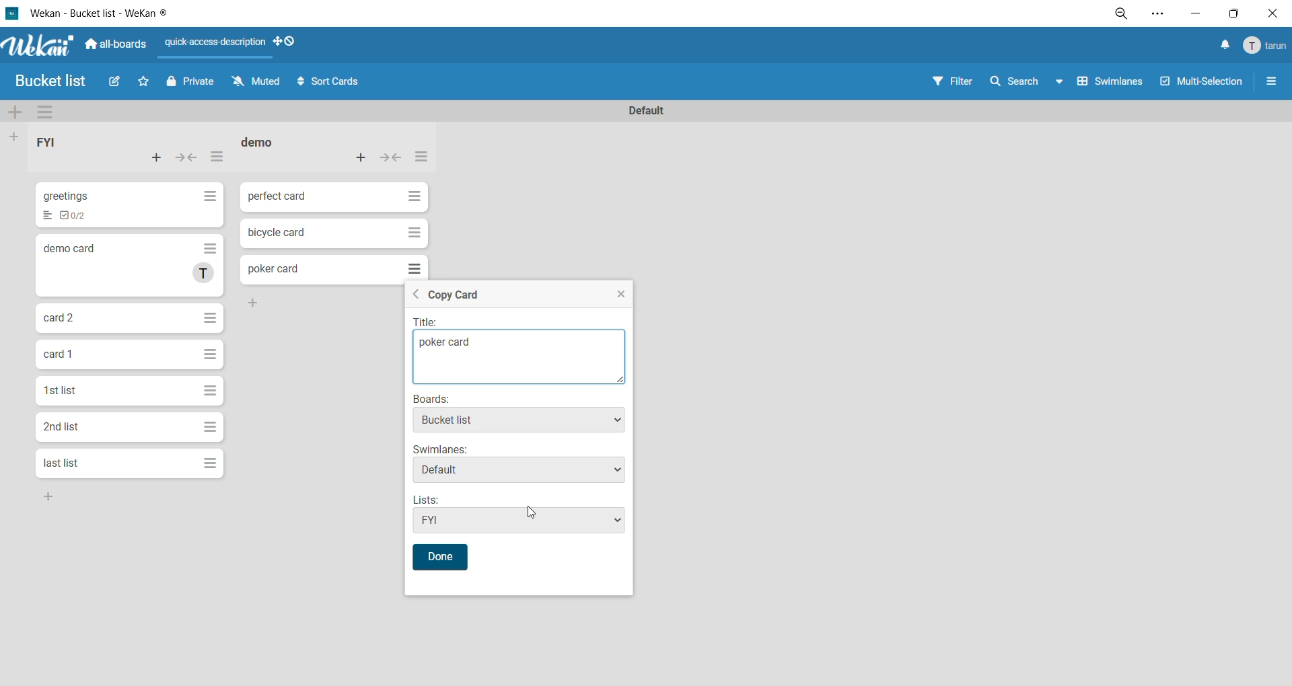  Describe the element at coordinates (1203, 82) in the screenshot. I see `multiselection` at that location.